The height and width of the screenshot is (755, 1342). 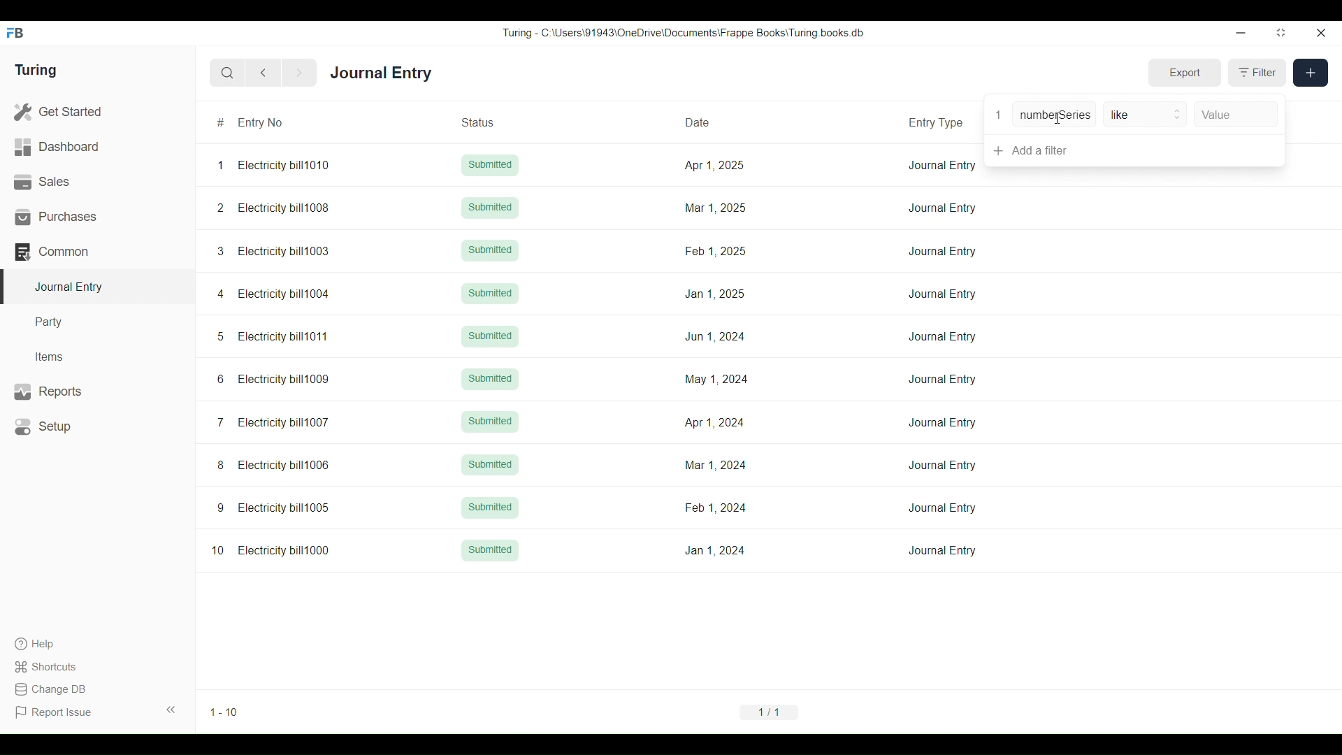 What do you see at coordinates (941, 551) in the screenshot?
I see `Journal Entry` at bounding box center [941, 551].